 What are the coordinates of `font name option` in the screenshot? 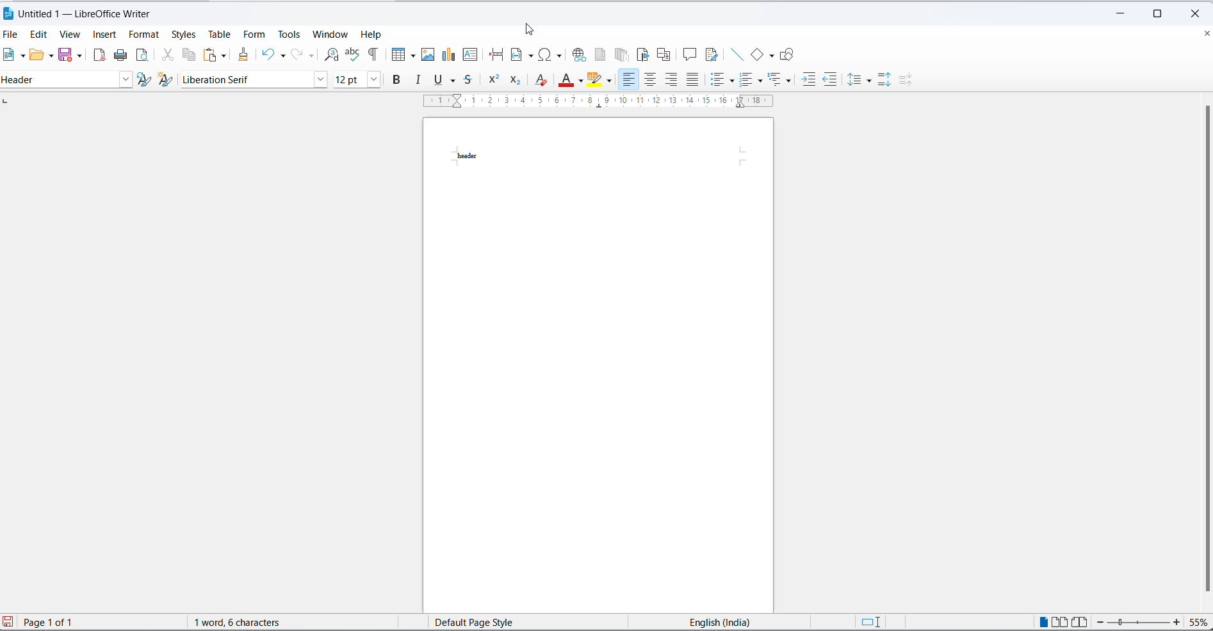 It's located at (320, 80).